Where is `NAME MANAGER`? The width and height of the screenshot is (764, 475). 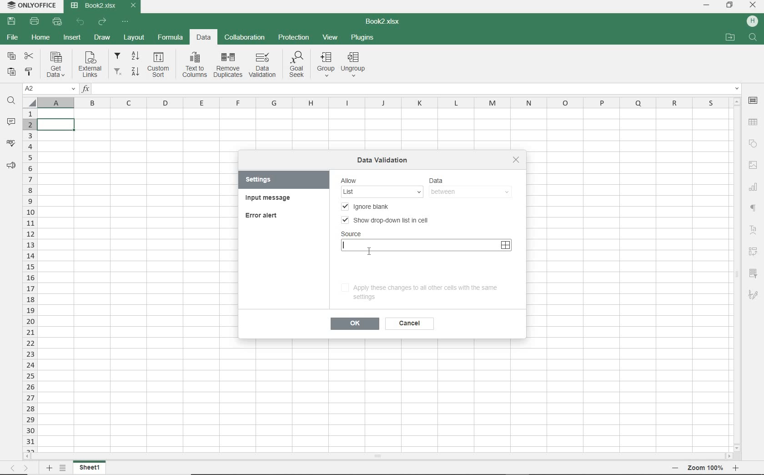 NAME MANAGER is located at coordinates (49, 89).